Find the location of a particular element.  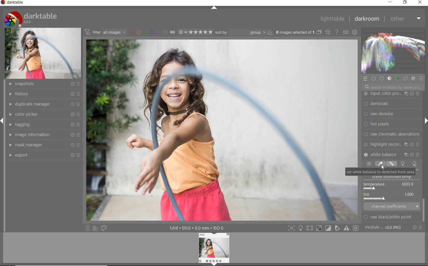

output color preset is located at coordinates (391, 124).